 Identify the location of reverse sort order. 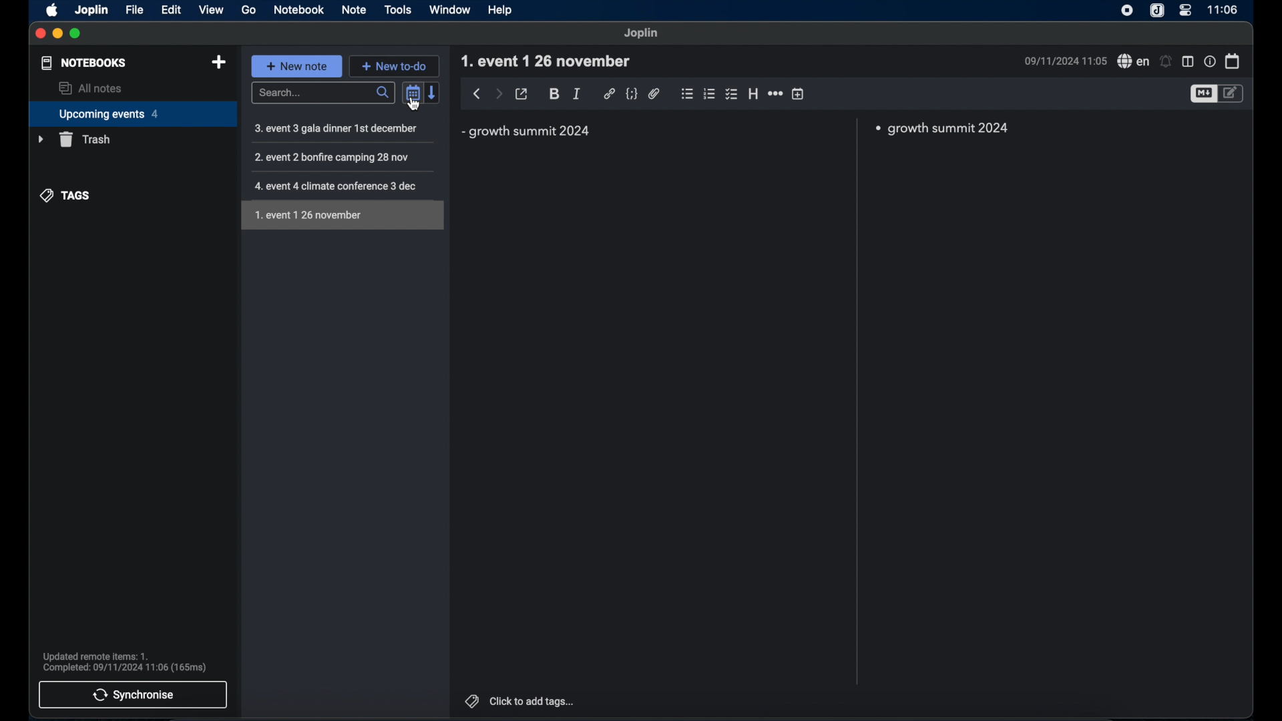
(433, 92).